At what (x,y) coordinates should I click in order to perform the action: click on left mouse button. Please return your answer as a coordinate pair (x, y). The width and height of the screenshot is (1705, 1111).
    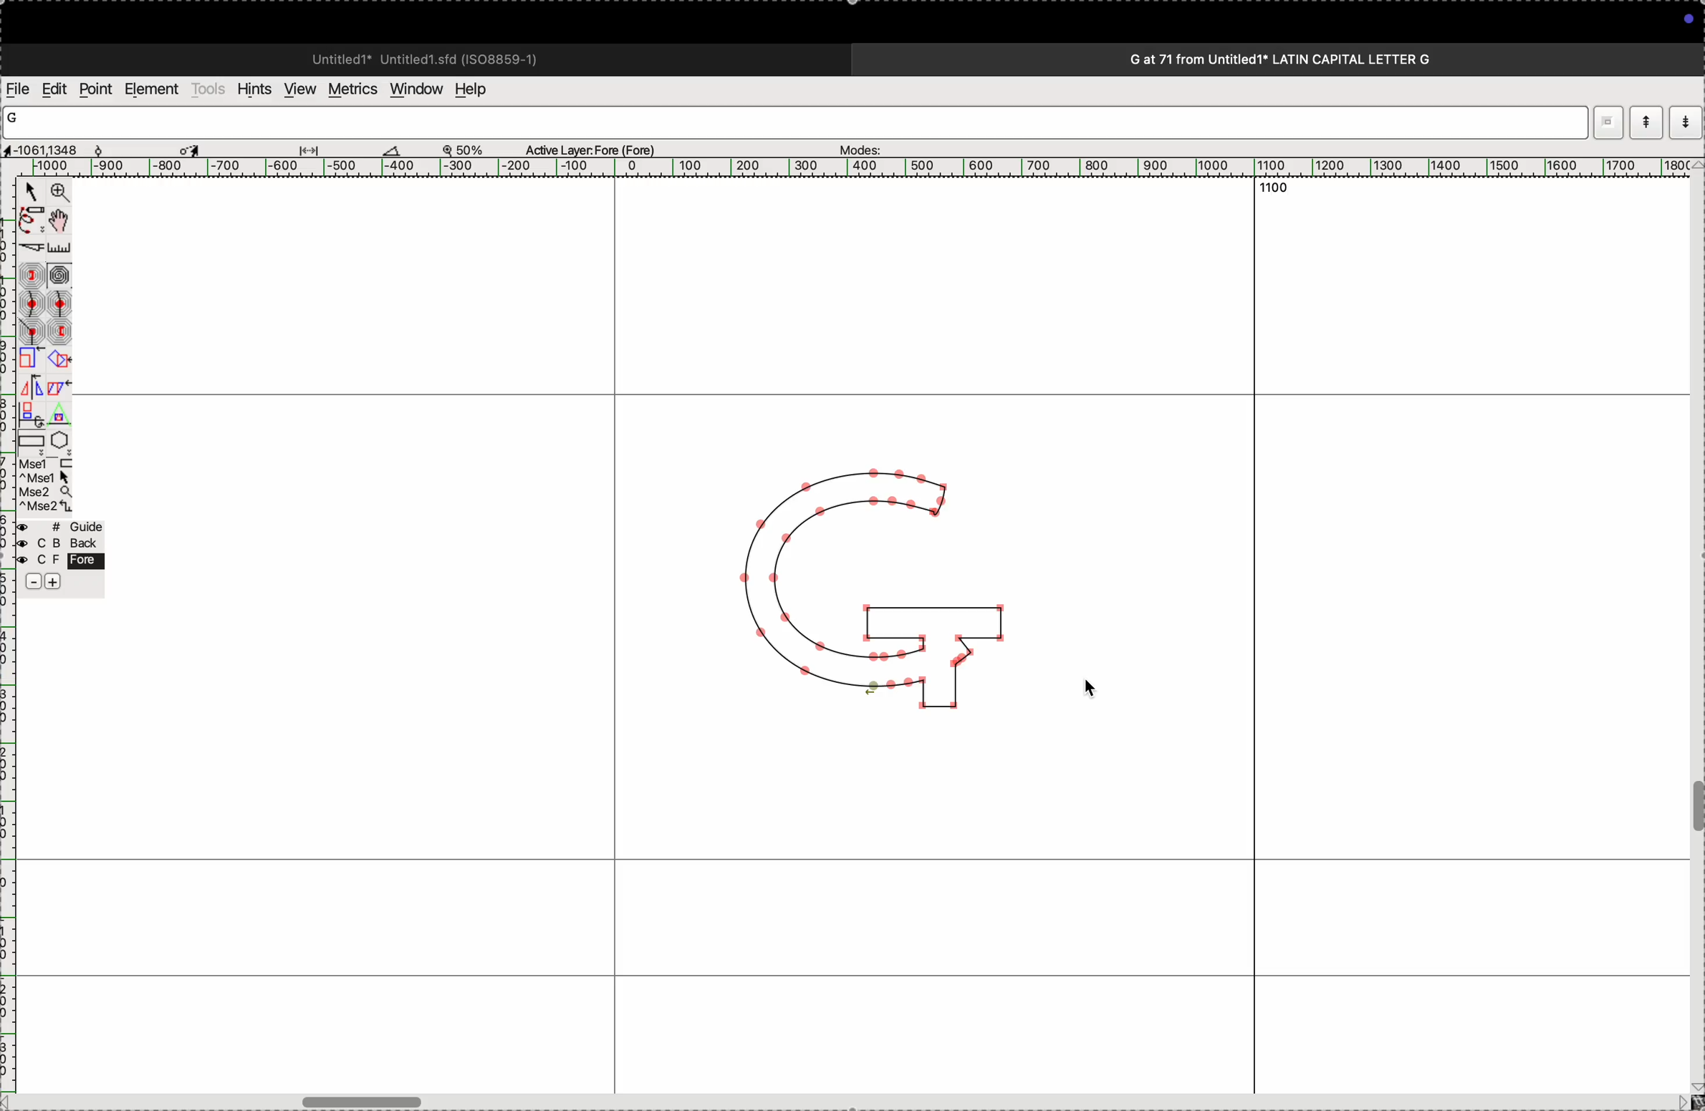
    Looking at the image, I should click on (47, 463).